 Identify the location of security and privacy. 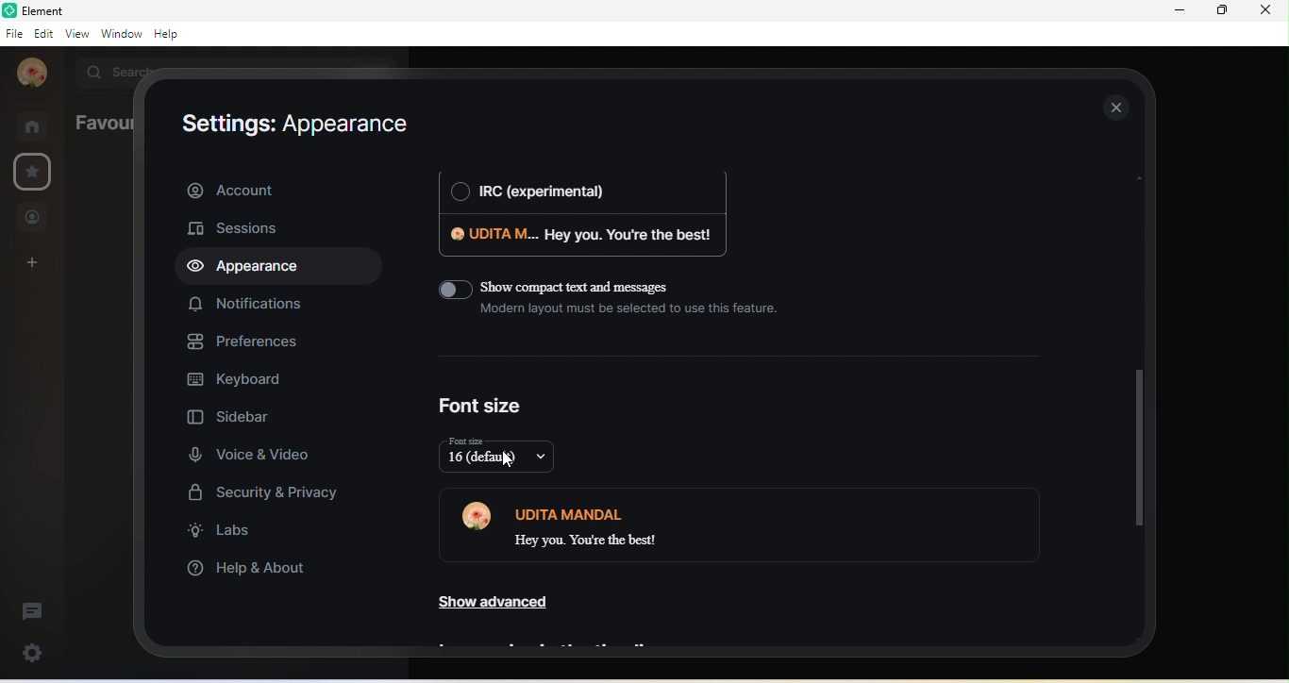
(261, 493).